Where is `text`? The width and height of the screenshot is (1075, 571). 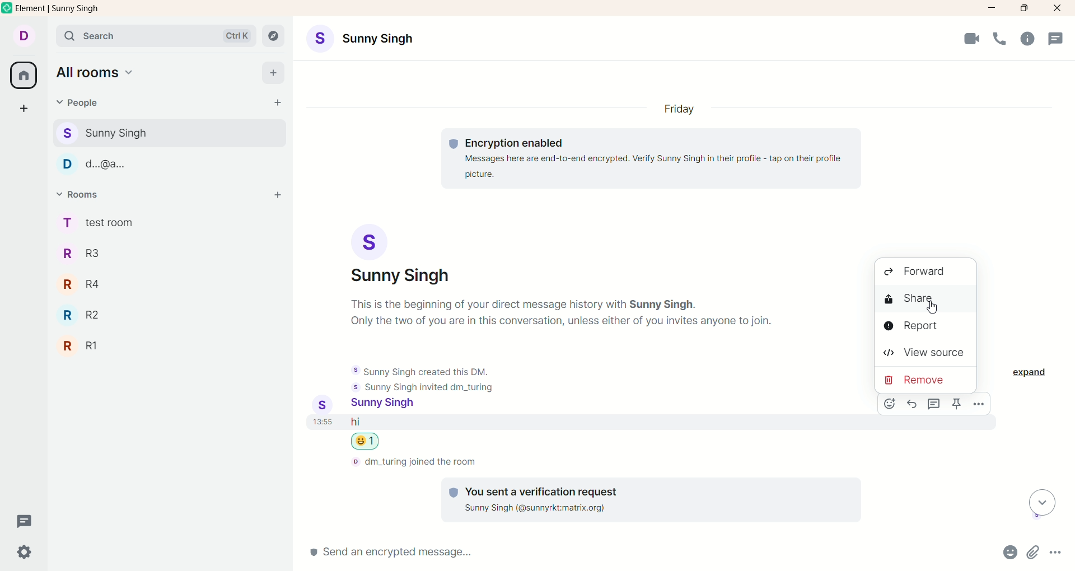 text is located at coordinates (422, 377).